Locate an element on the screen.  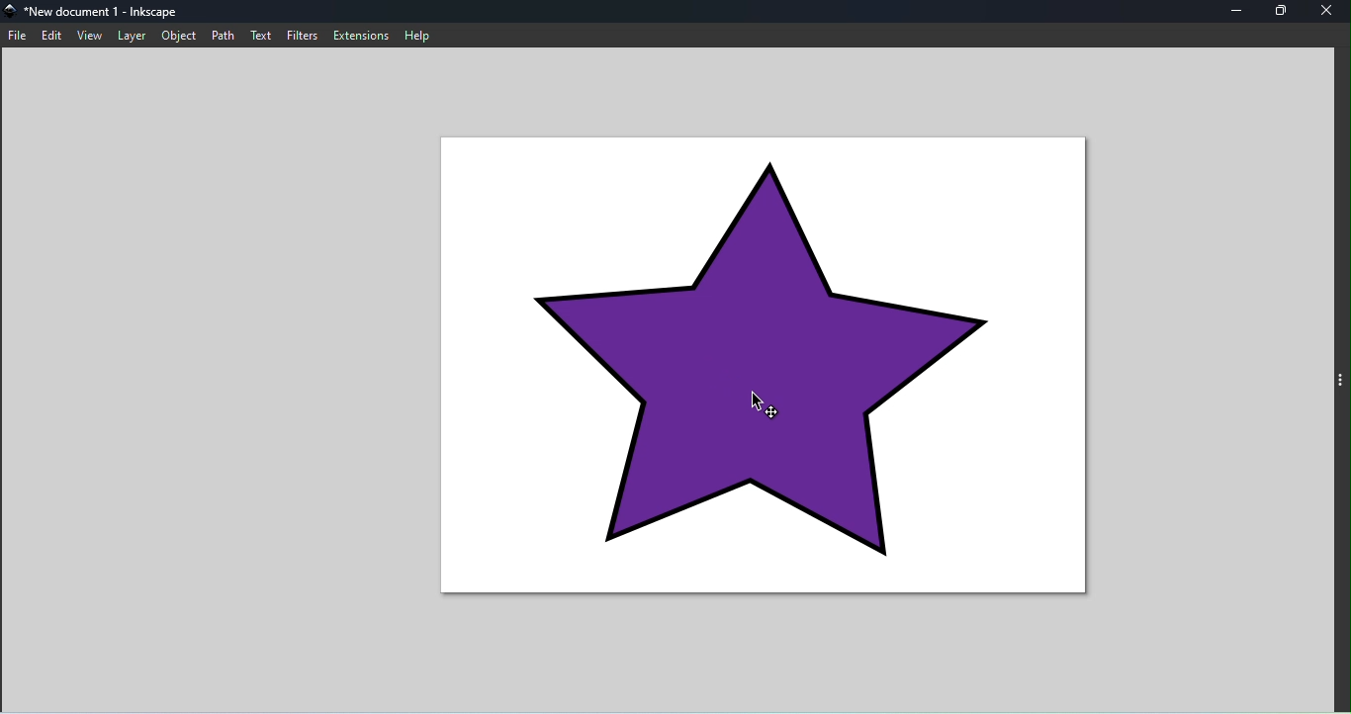
help is located at coordinates (417, 37).